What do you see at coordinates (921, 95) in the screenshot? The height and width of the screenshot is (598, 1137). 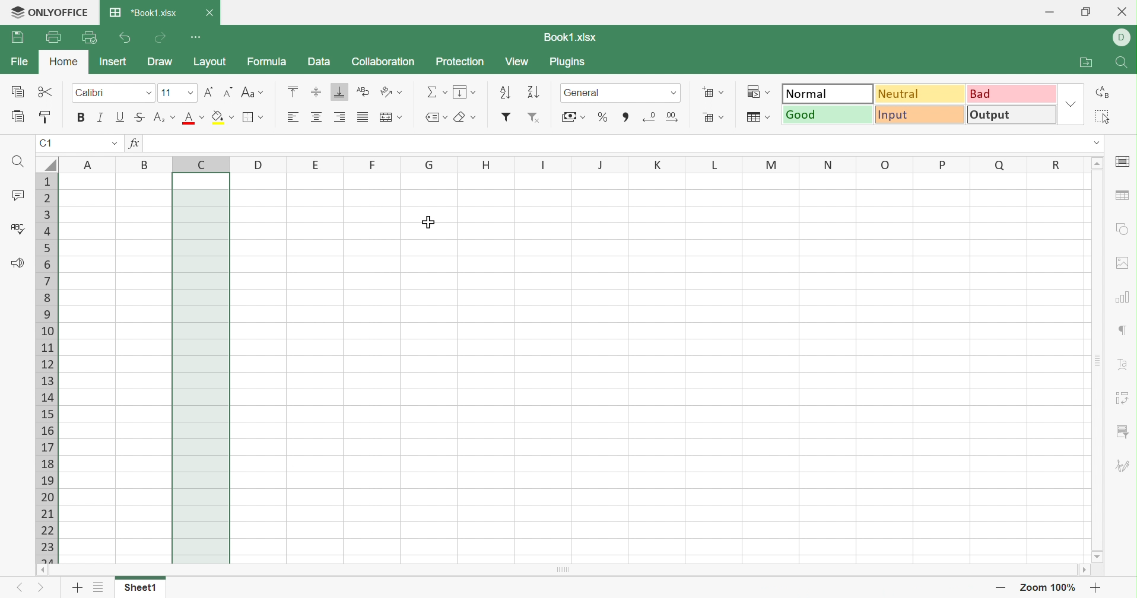 I see `Neutral` at bounding box center [921, 95].